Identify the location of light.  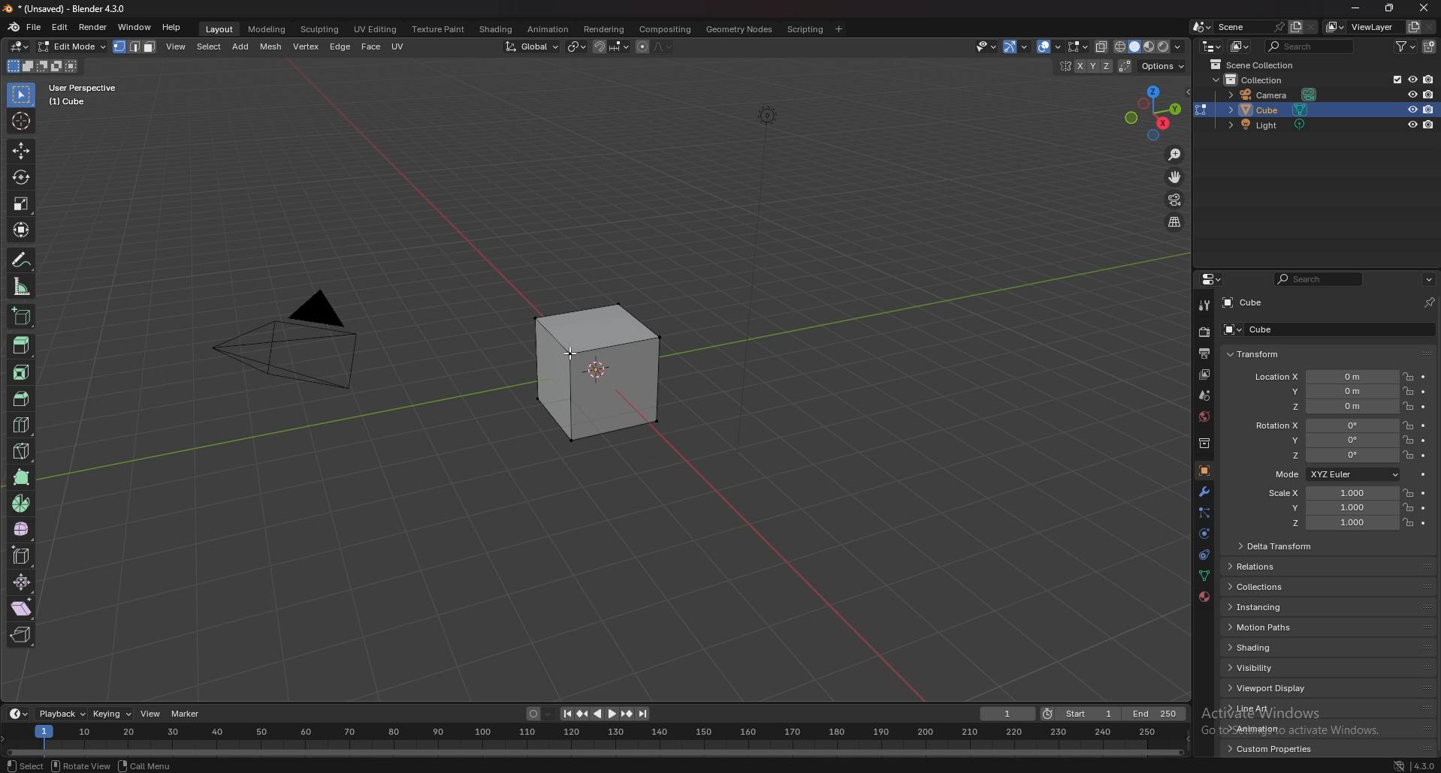
(1279, 125).